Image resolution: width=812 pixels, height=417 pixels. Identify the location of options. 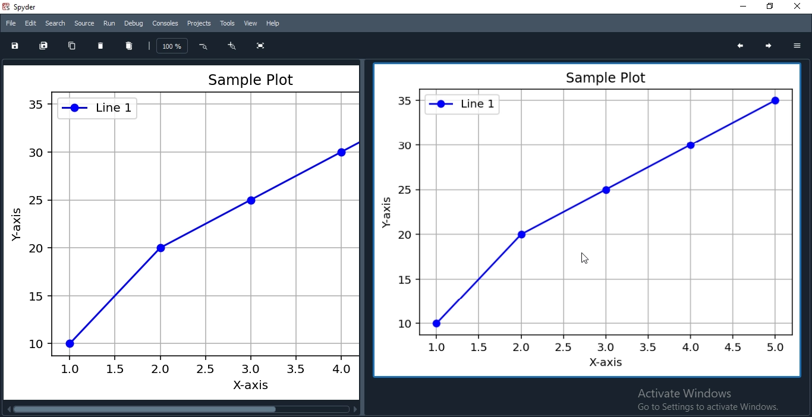
(797, 45).